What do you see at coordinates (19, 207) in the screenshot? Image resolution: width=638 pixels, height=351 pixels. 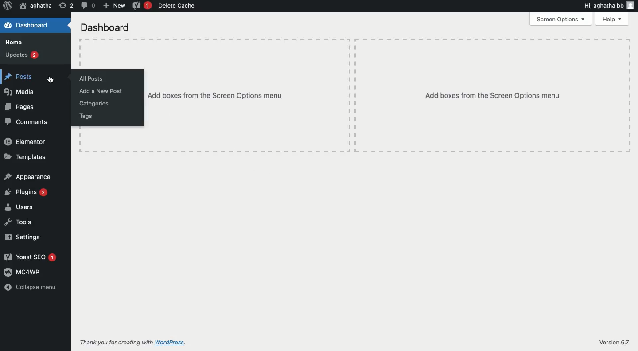 I see `Users` at bounding box center [19, 207].